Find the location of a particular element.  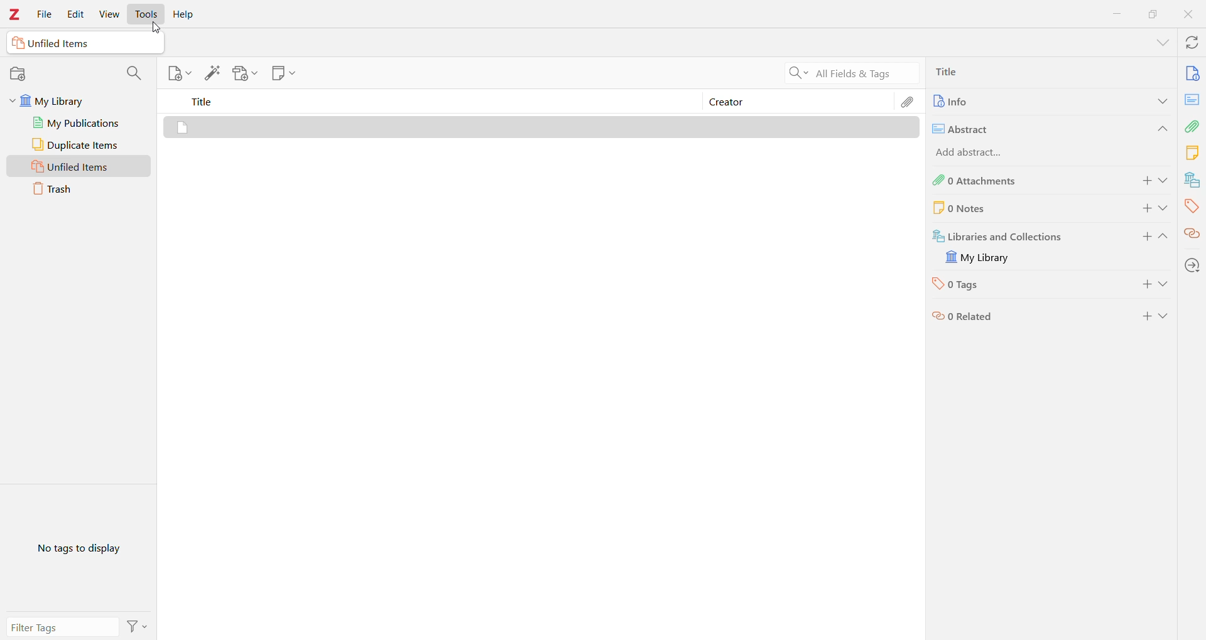

Add is located at coordinates (1143, 208).